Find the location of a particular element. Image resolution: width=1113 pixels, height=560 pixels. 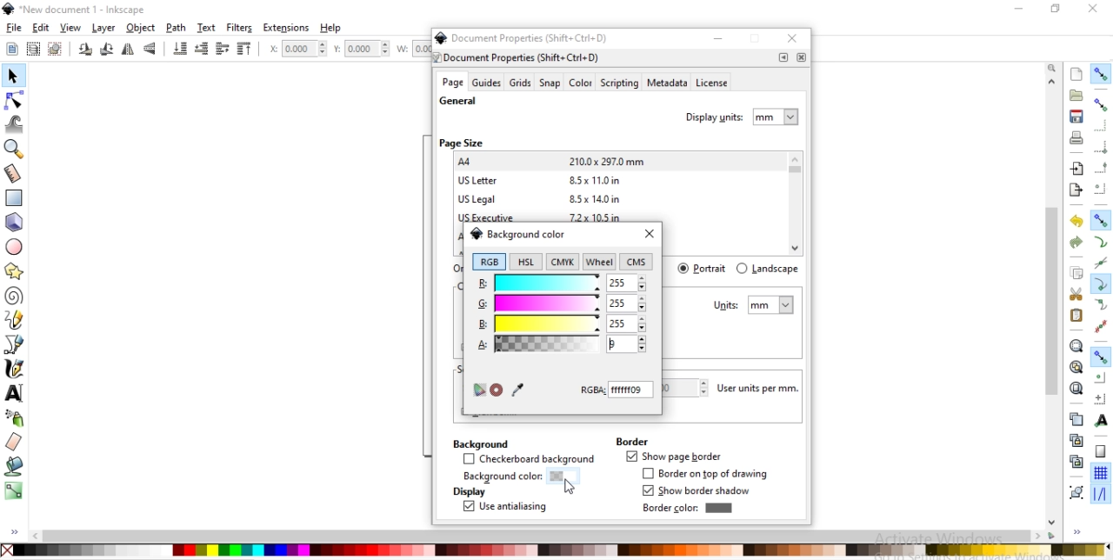

color is located at coordinates (555, 550).